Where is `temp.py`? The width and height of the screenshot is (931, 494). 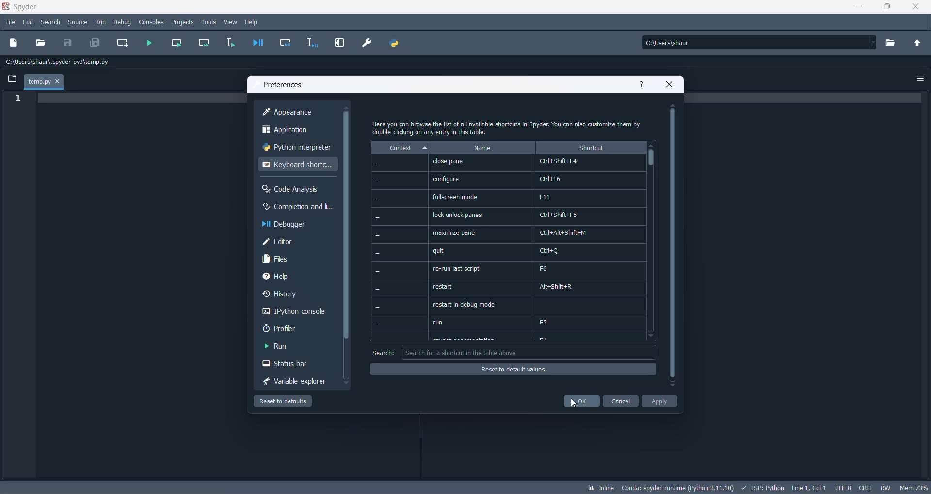 temp.py is located at coordinates (43, 82).